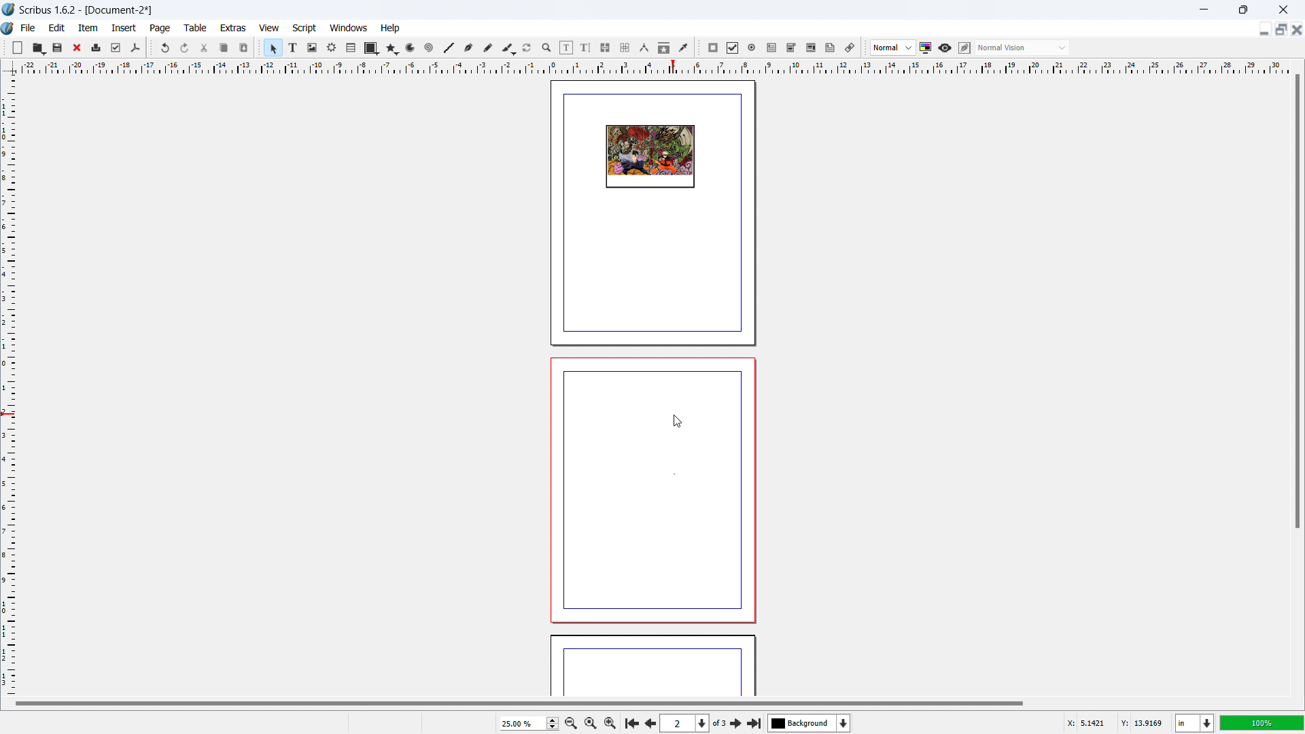 Image resolution: width=1305 pixels, height=734 pixels. Describe the element at coordinates (392, 48) in the screenshot. I see `polygon` at that location.